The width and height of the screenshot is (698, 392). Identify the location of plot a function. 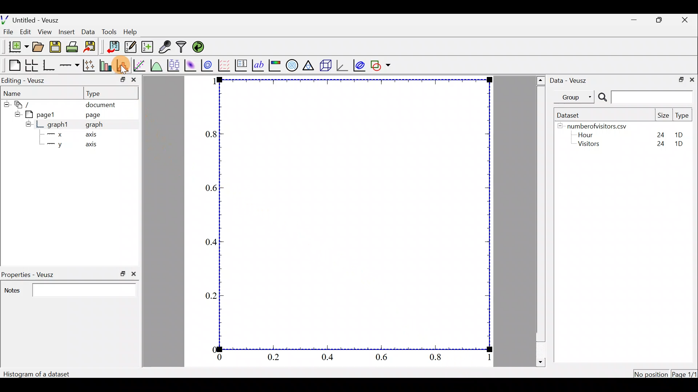
(157, 65).